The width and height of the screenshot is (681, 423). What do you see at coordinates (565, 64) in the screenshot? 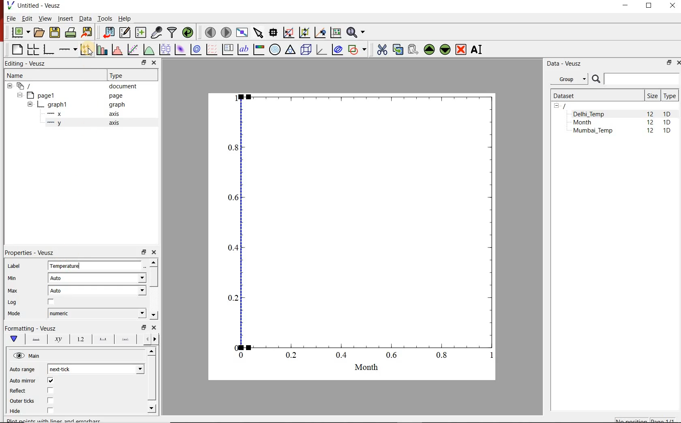
I see `Data - Veusz` at bounding box center [565, 64].